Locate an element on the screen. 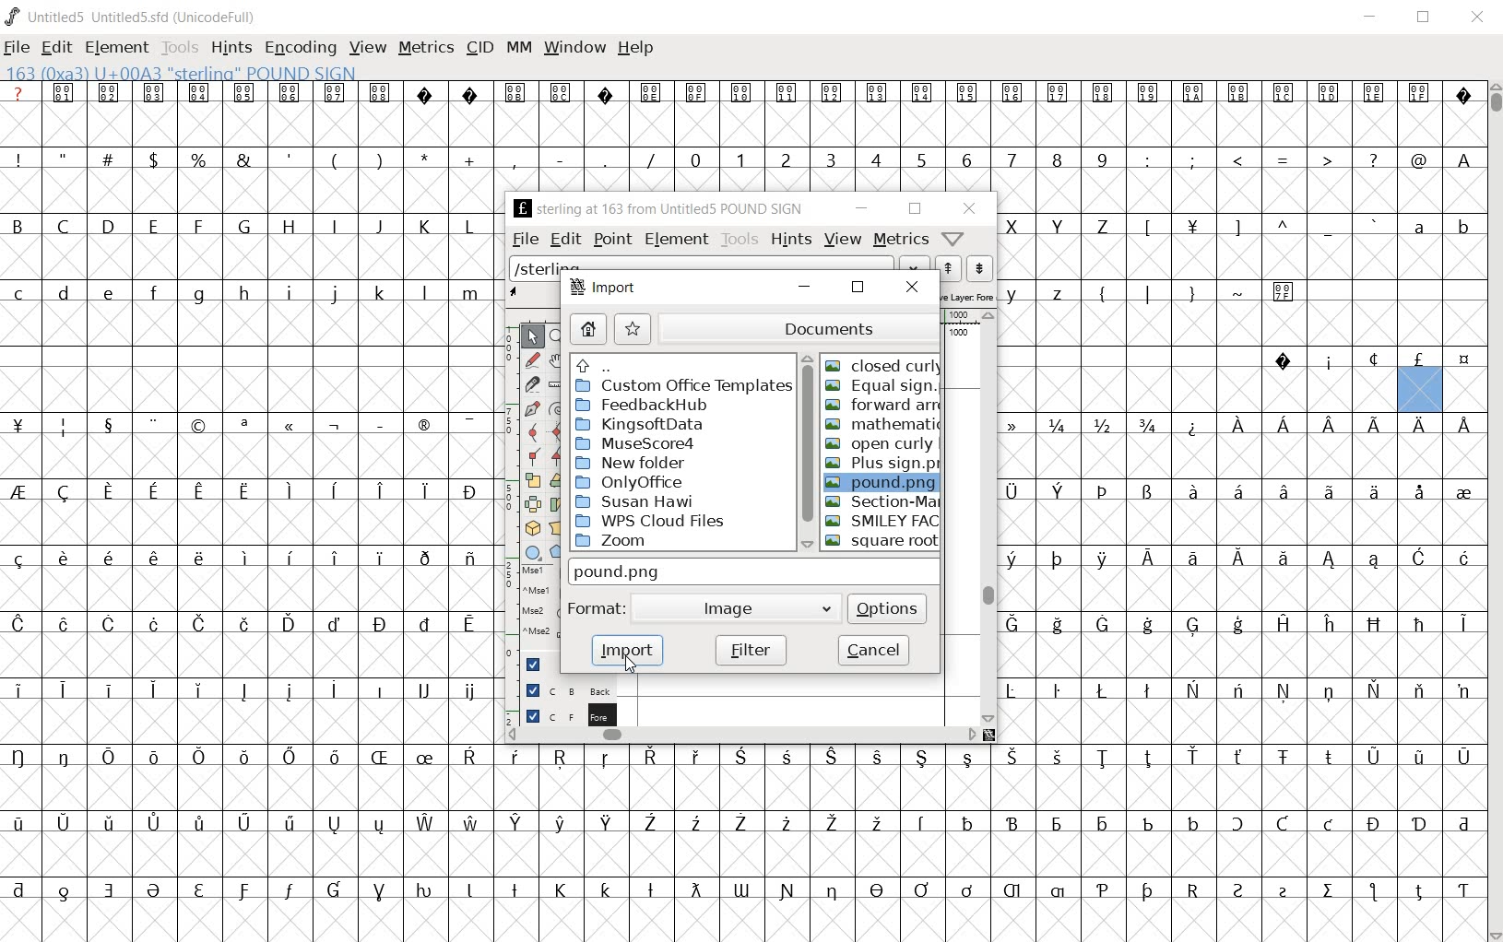 This screenshot has height=942, width=1503. Symbol is located at coordinates (967, 759).